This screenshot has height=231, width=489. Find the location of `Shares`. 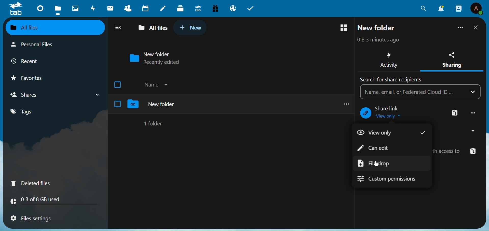

Shares is located at coordinates (27, 94).